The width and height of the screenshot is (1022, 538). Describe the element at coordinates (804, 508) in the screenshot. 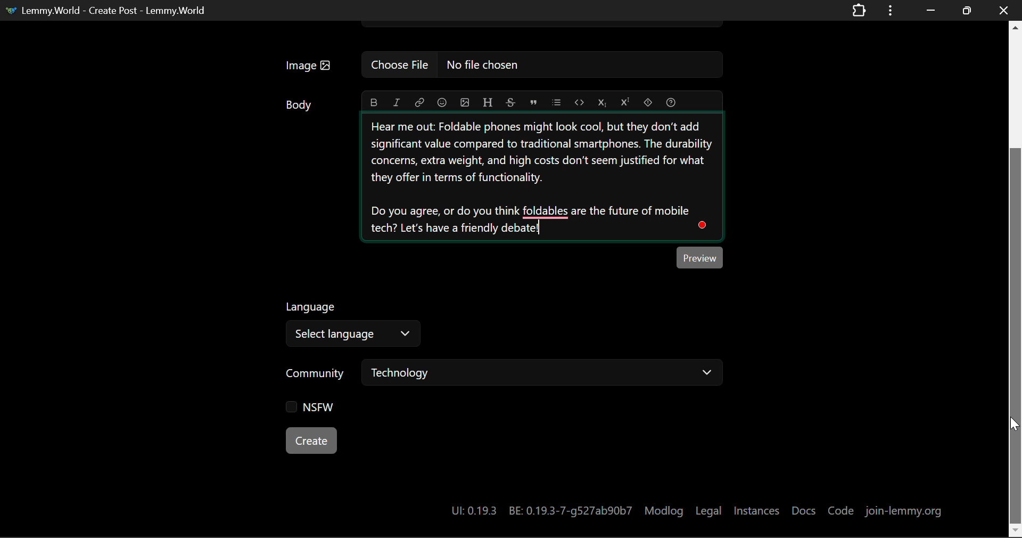

I see `Docs` at that location.